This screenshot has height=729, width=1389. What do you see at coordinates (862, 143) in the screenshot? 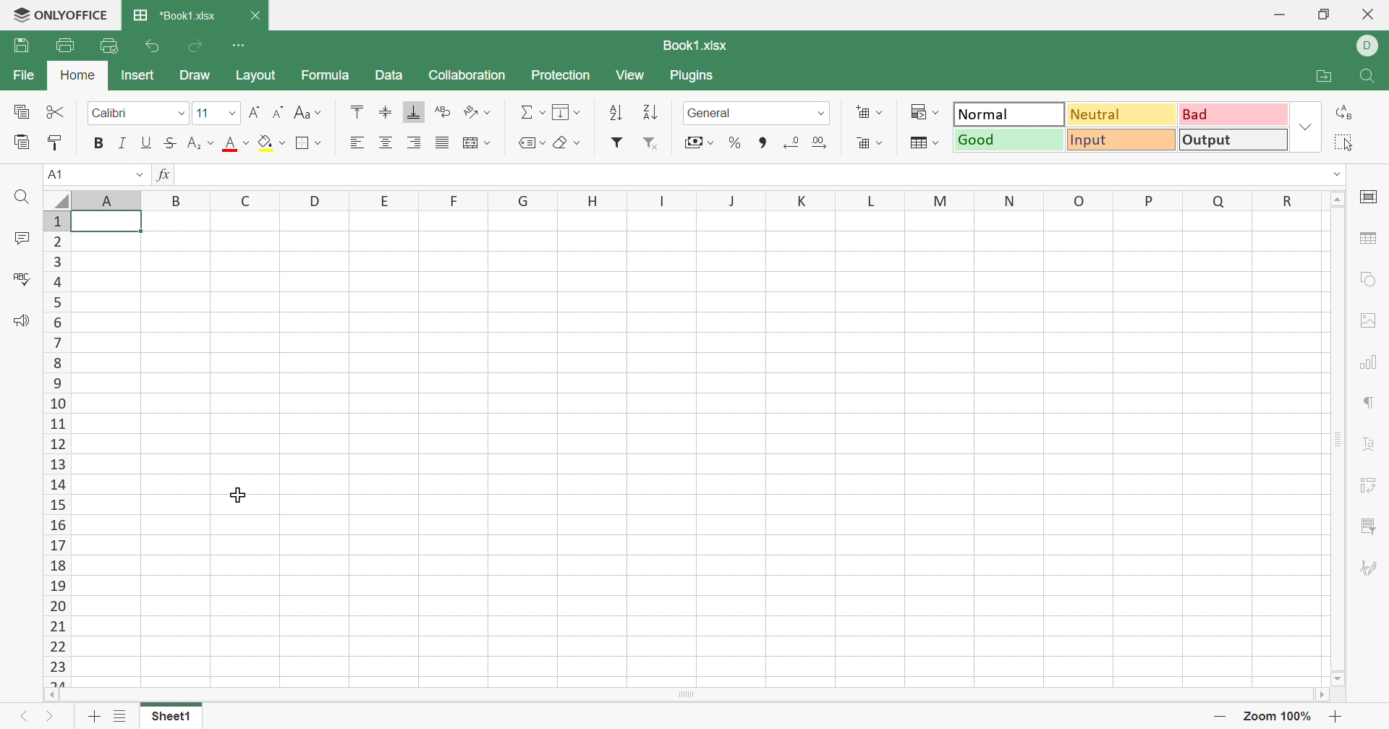
I see `Remove cells` at bounding box center [862, 143].